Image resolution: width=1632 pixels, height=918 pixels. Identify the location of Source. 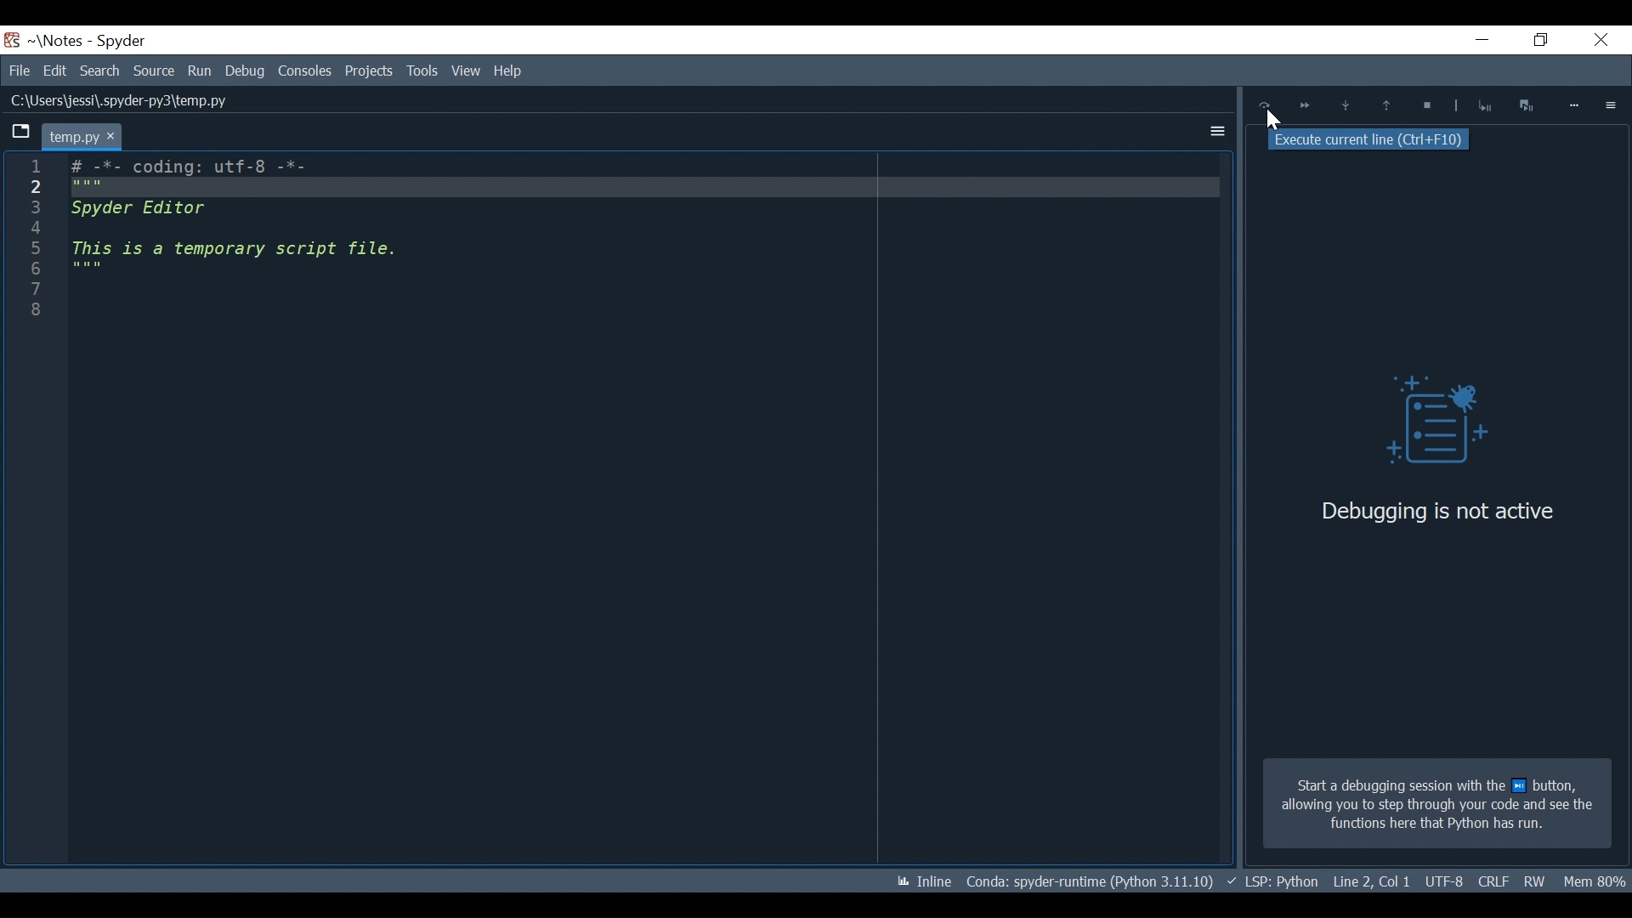
(155, 71).